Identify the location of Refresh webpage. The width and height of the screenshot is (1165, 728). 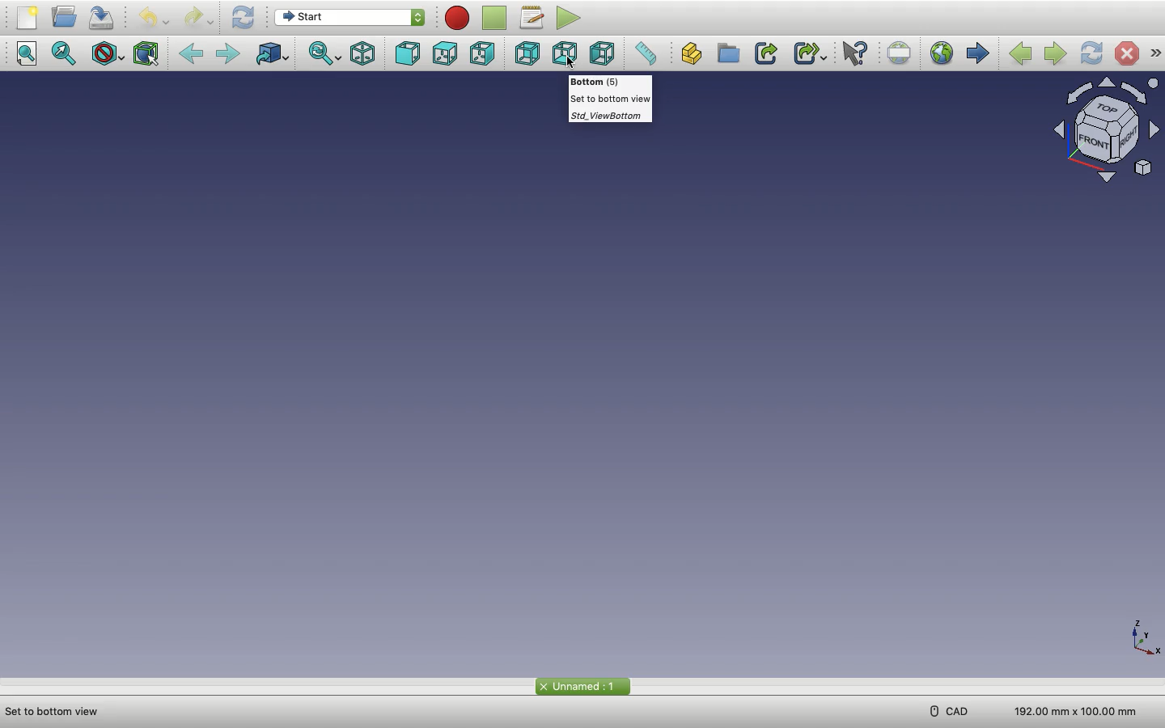
(1092, 53).